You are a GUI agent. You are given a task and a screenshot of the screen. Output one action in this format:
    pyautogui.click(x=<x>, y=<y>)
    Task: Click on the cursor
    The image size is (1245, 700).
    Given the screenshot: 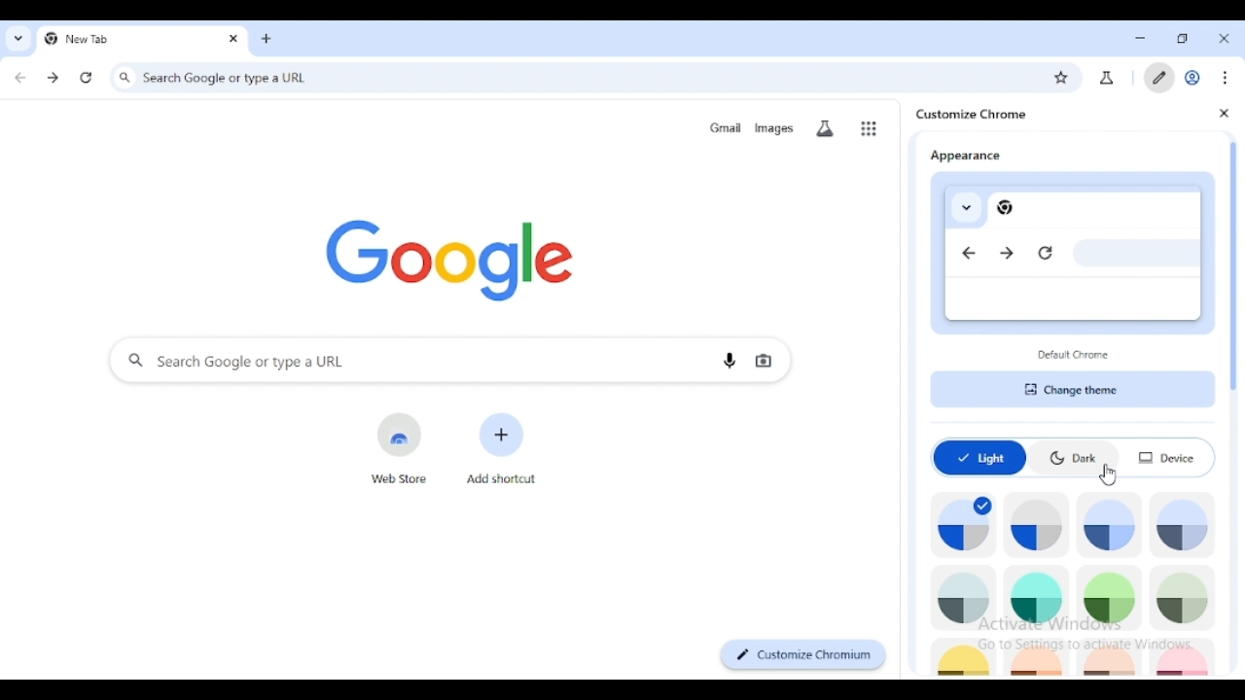 What is the action you would take?
    pyautogui.click(x=1109, y=476)
    